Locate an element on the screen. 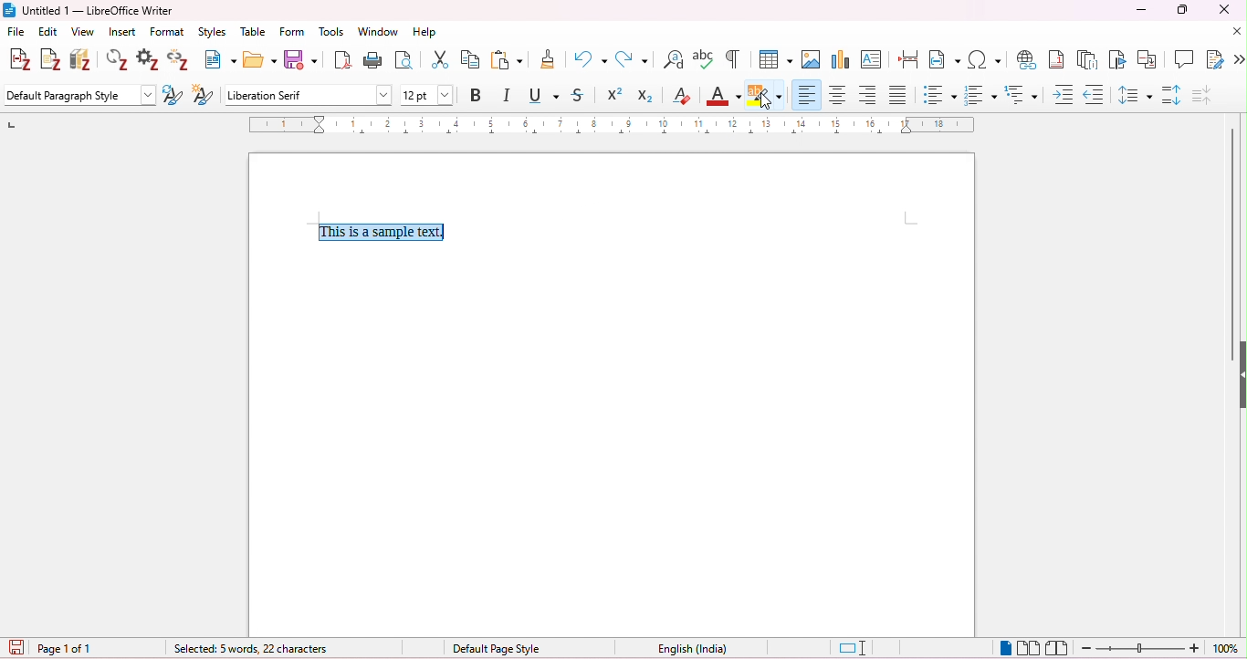 This screenshot has width=1247, height=659. subscript is located at coordinates (645, 96).